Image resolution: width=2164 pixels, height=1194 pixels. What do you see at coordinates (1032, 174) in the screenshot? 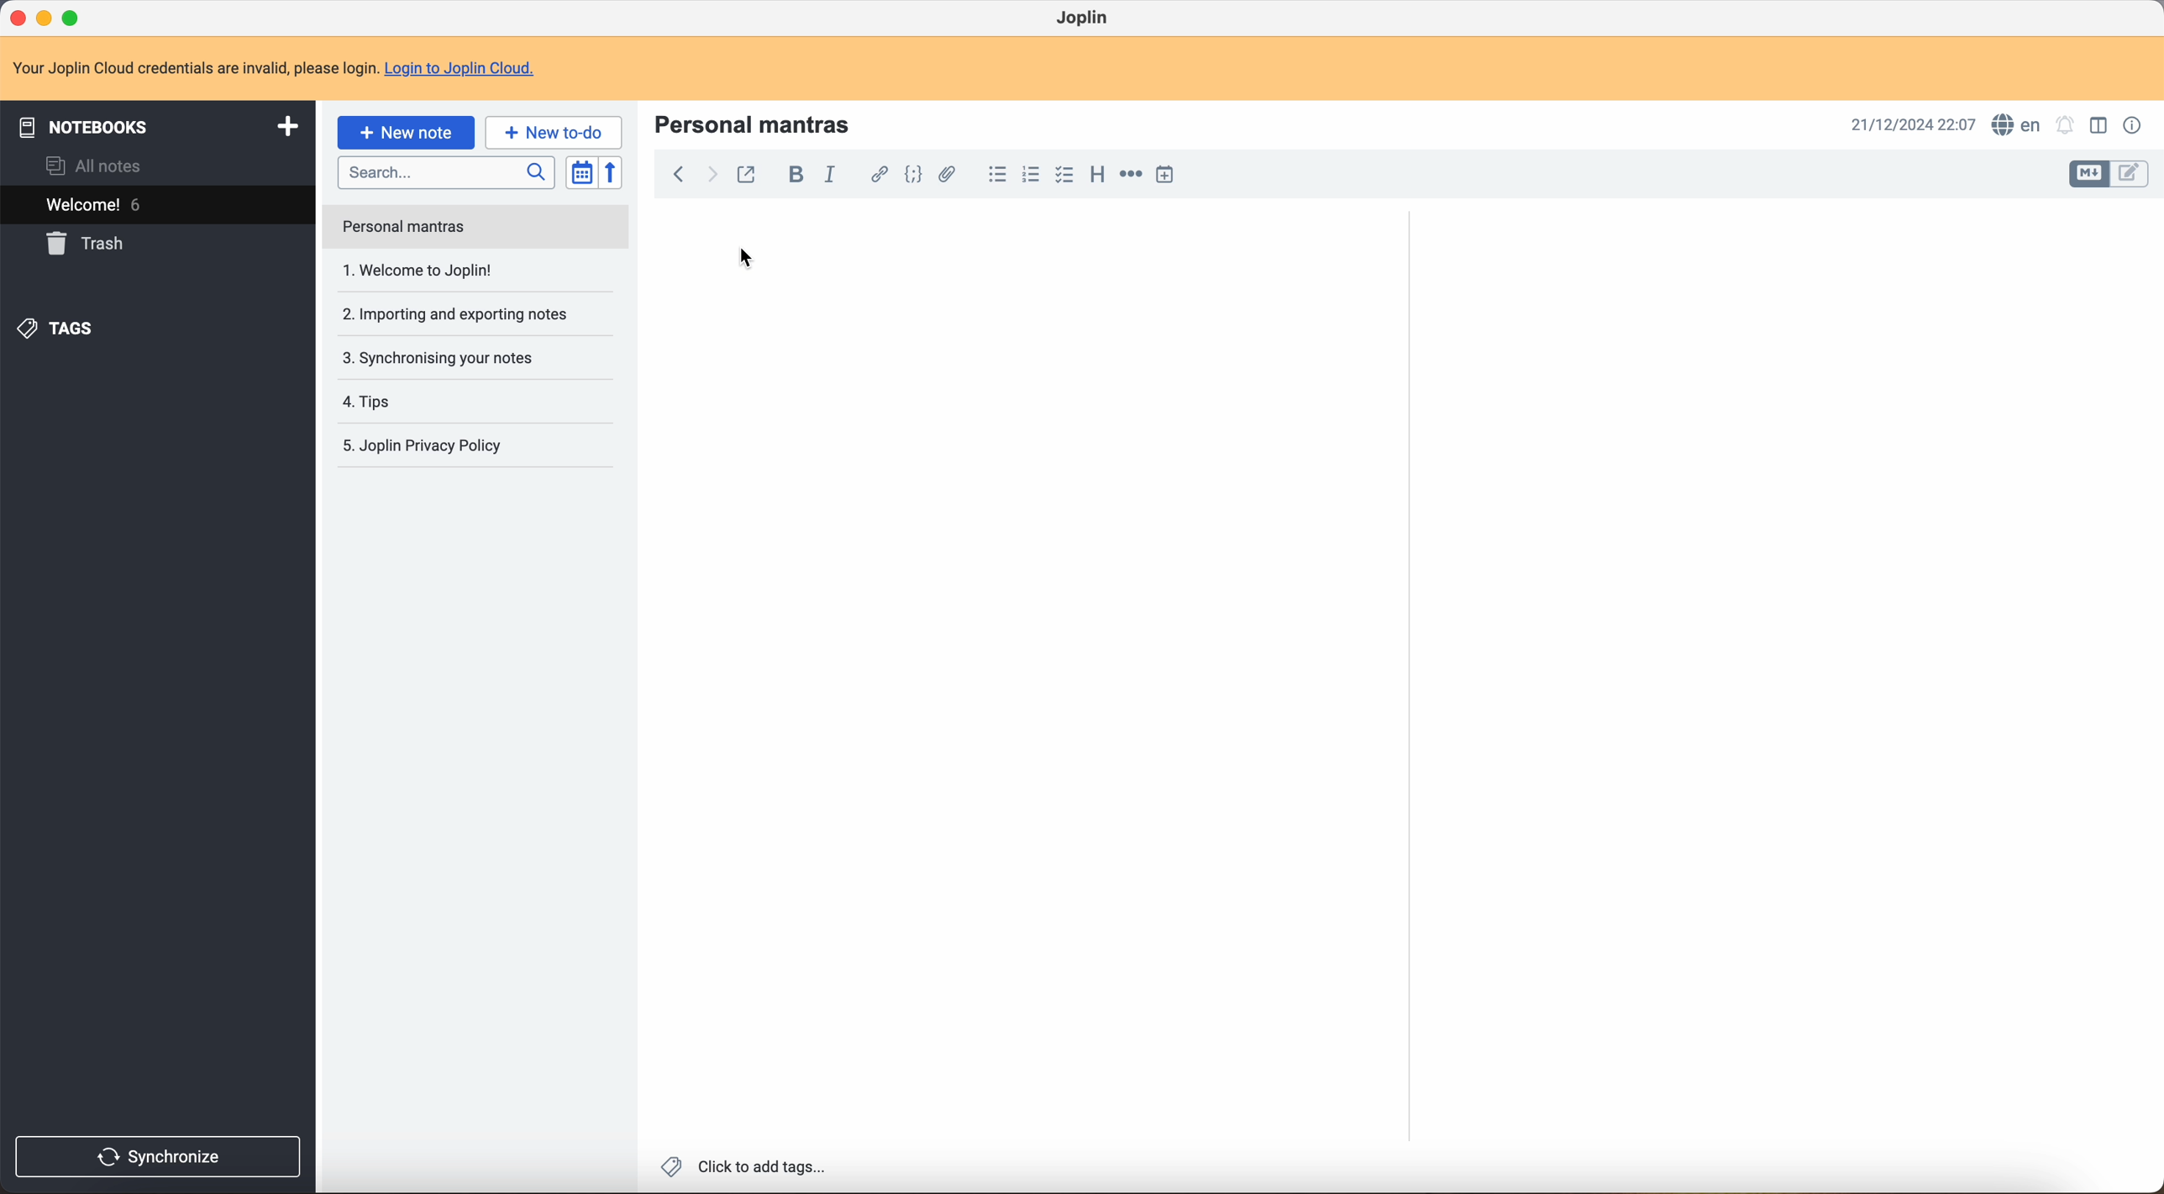
I see `numbered list` at bounding box center [1032, 174].